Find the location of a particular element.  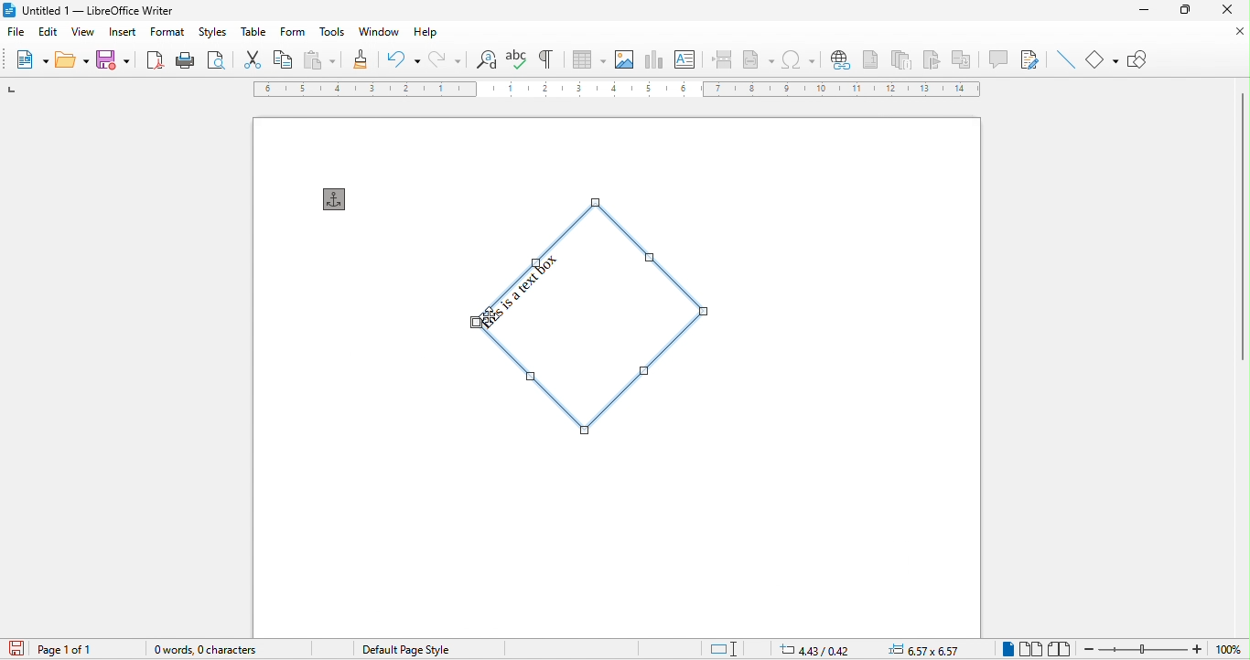

new is located at coordinates (31, 61).